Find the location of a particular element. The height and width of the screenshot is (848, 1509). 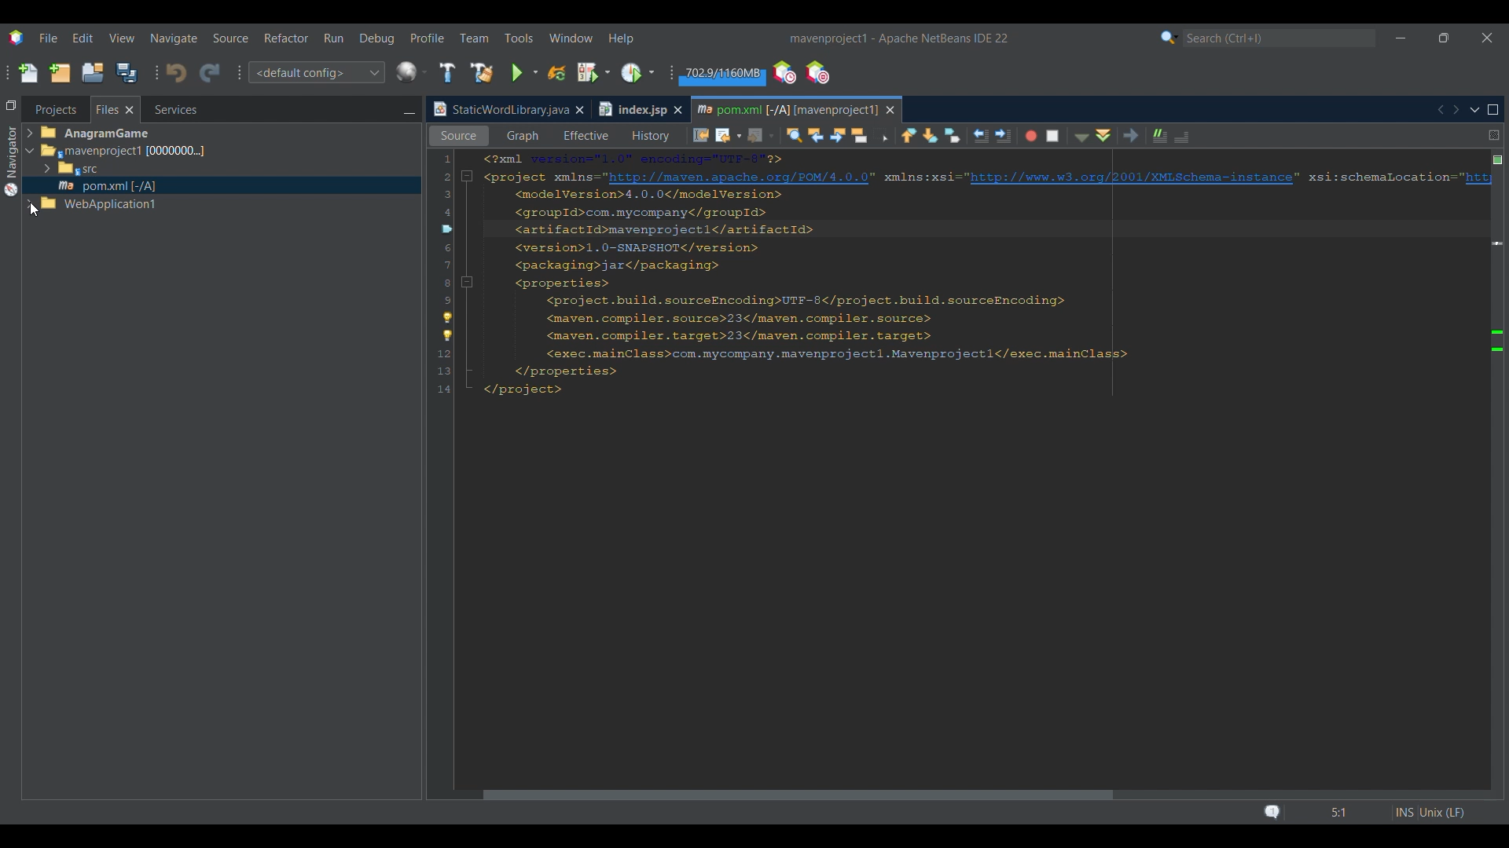

Convert to release option for strict compatibility checks is located at coordinates (447, 328).